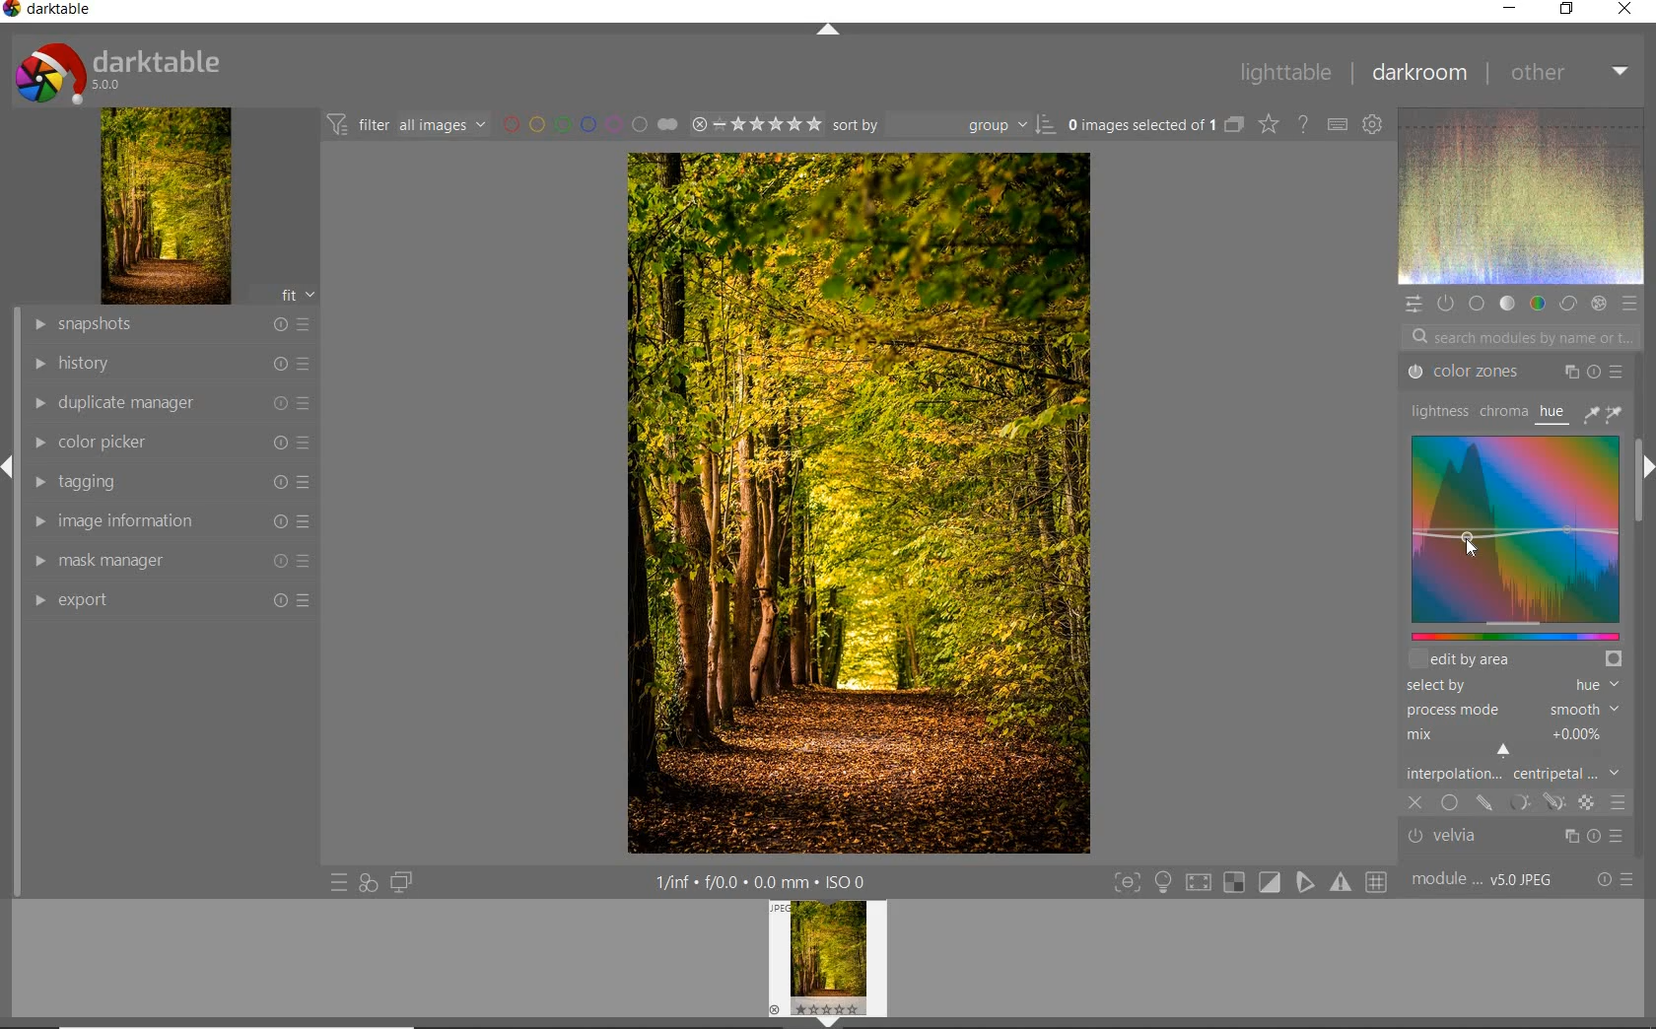 This screenshot has width=1656, height=1029. Describe the element at coordinates (942, 124) in the screenshot. I see `SORT` at that location.